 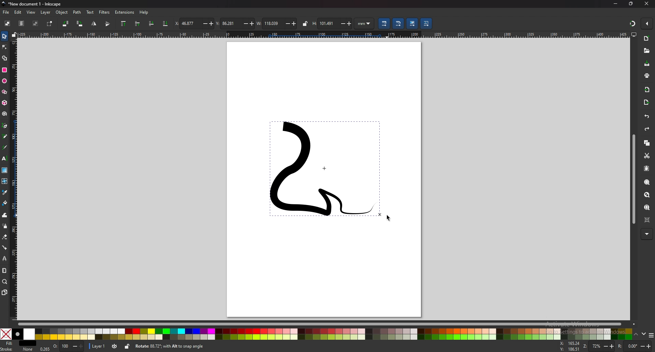 I want to click on stroke, so click(x=17, y=349).